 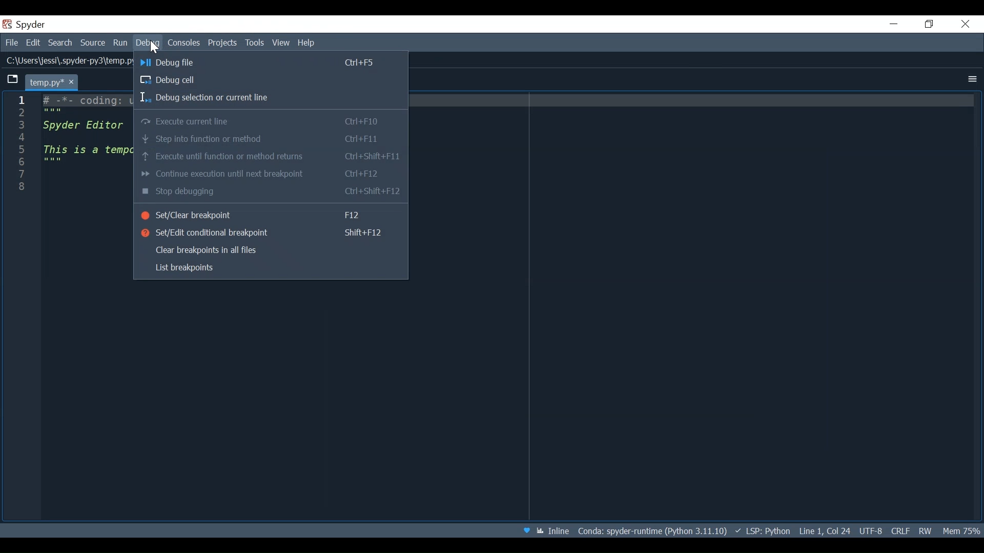 What do you see at coordinates (15, 145) in the screenshot?
I see `1 2 3 4 5 6 7 8` at bounding box center [15, 145].